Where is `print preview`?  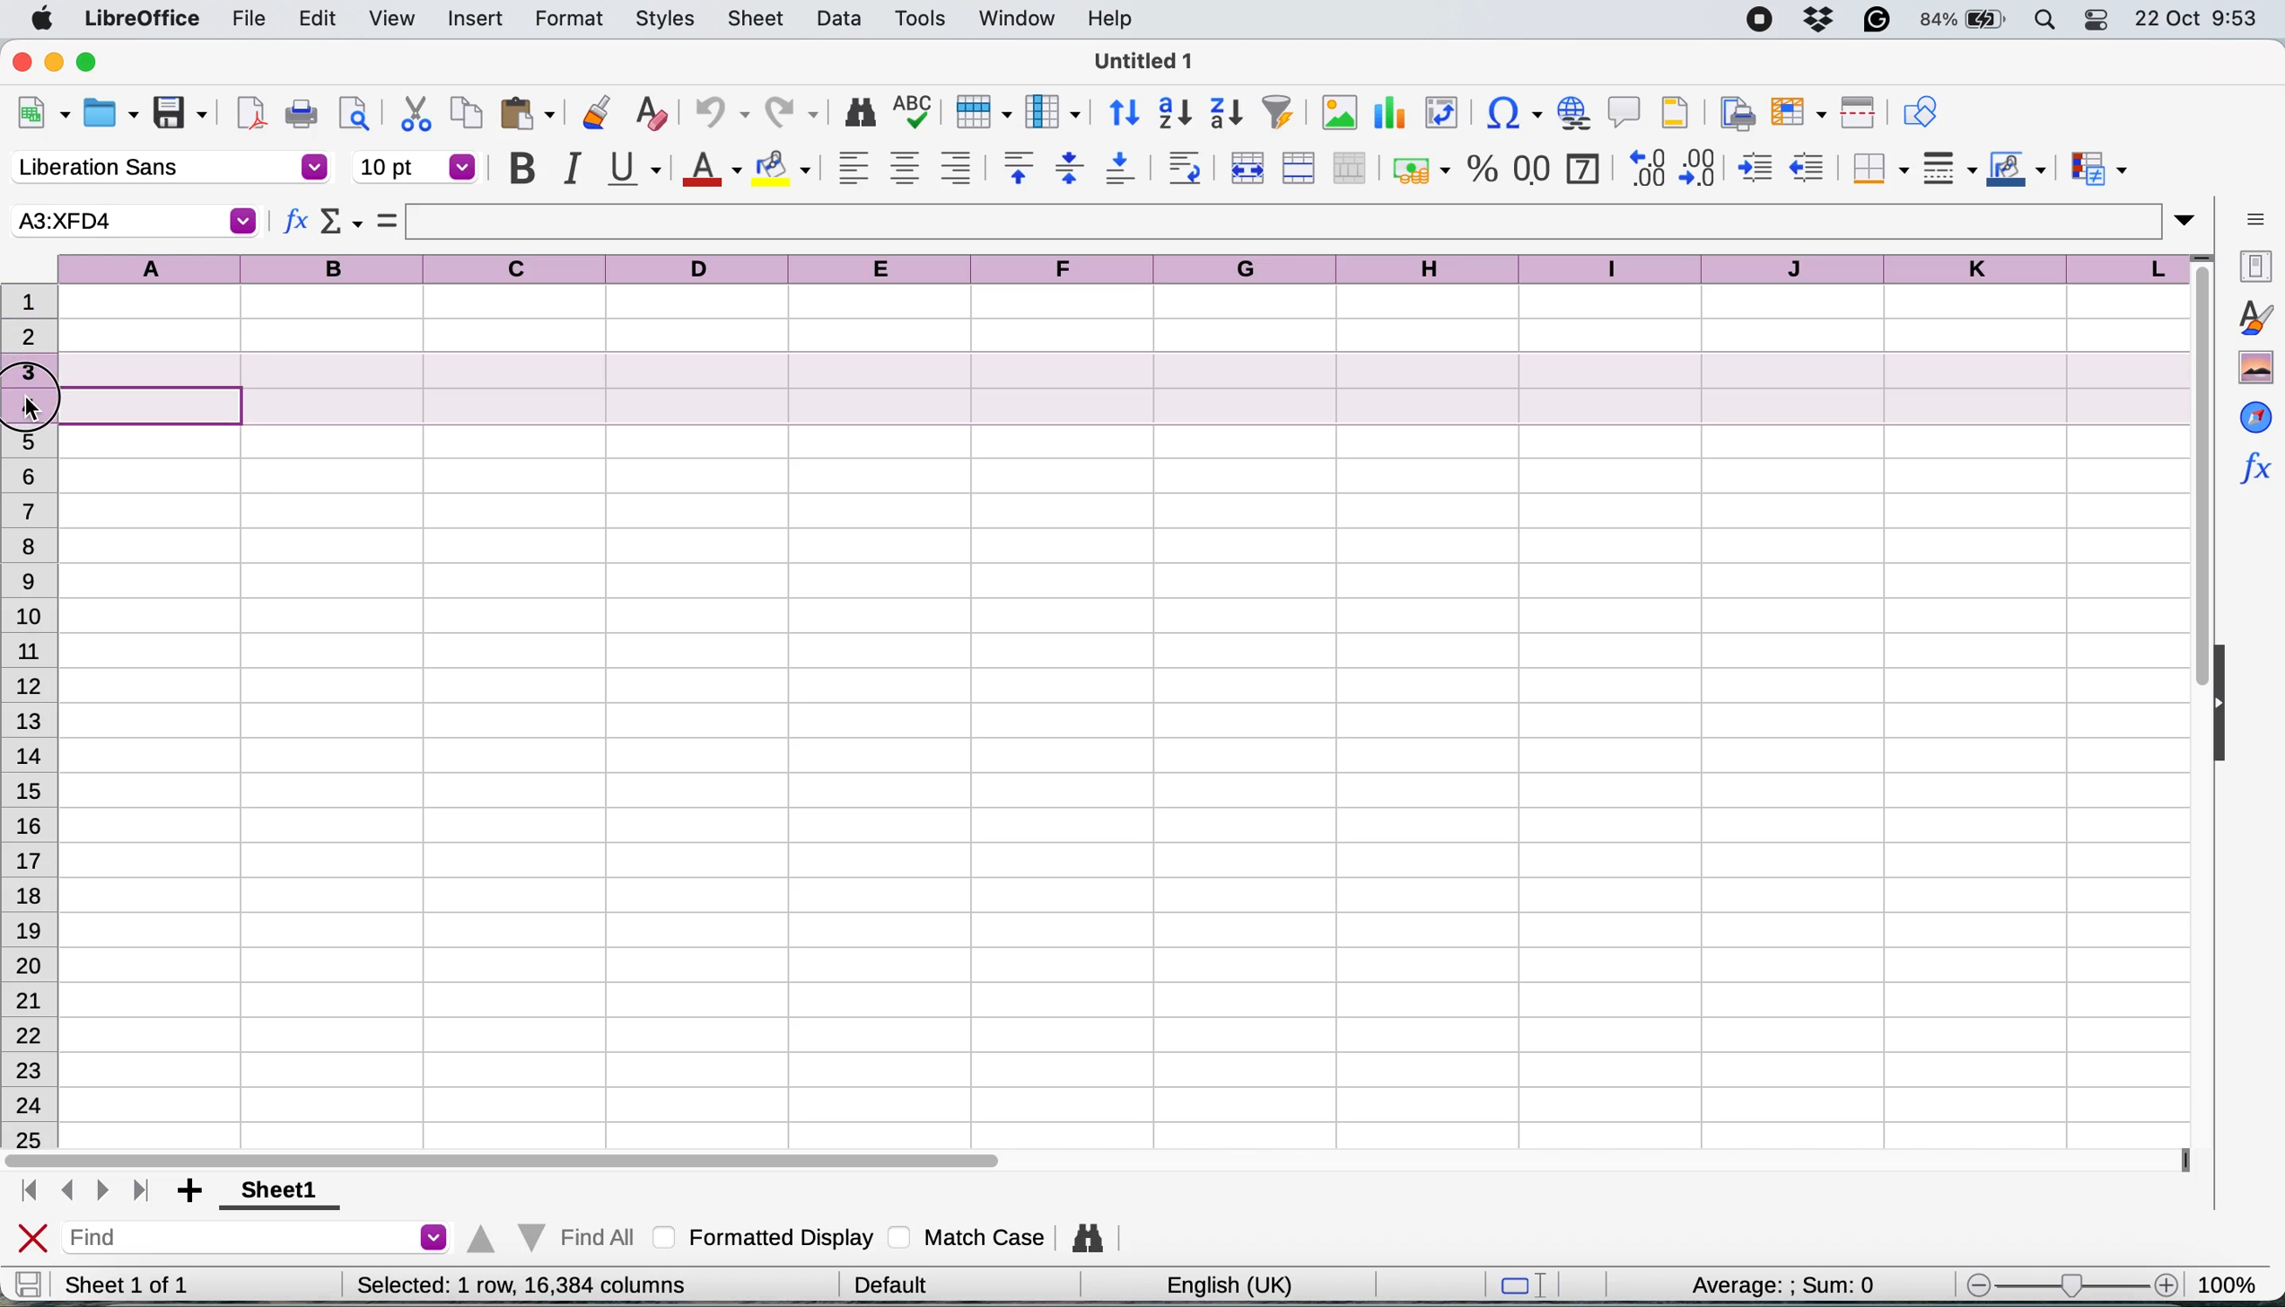
print preview is located at coordinates (350, 112).